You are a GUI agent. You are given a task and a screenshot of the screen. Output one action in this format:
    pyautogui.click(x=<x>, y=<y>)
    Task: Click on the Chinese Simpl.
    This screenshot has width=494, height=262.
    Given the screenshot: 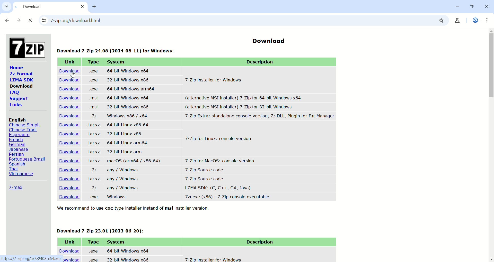 What is the action you would take?
    pyautogui.click(x=25, y=125)
    